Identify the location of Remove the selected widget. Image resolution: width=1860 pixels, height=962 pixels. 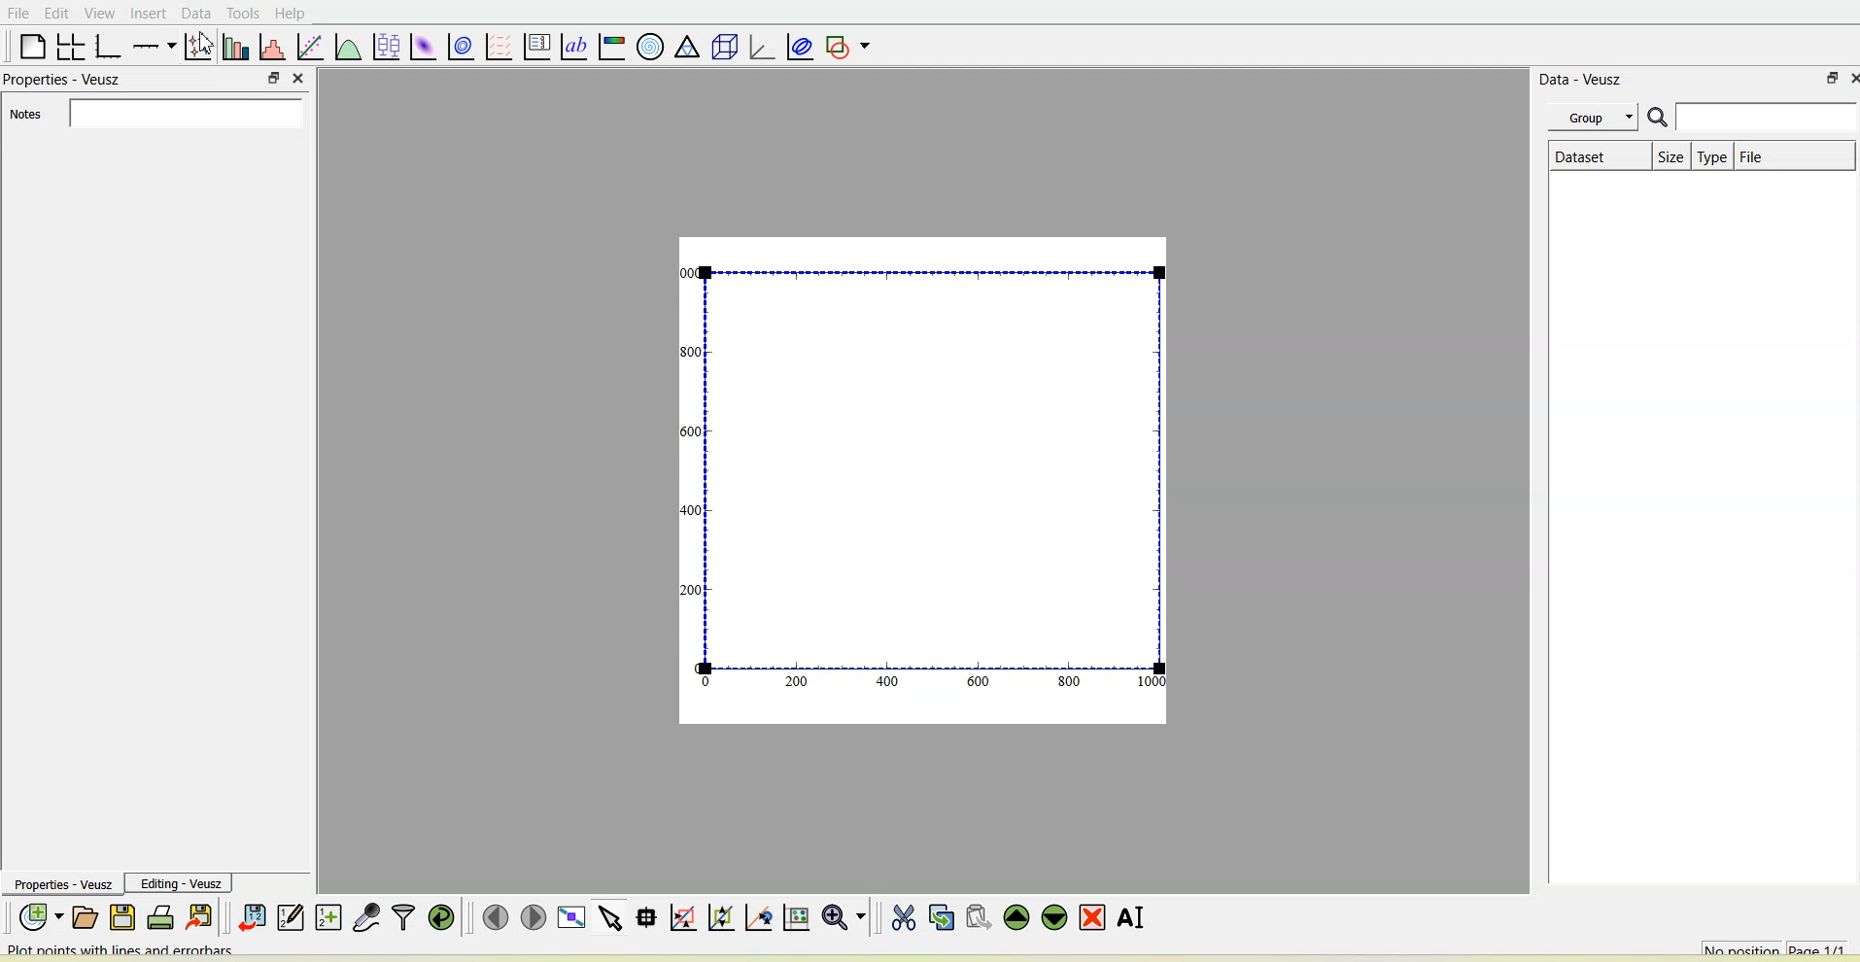
(1091, 918).